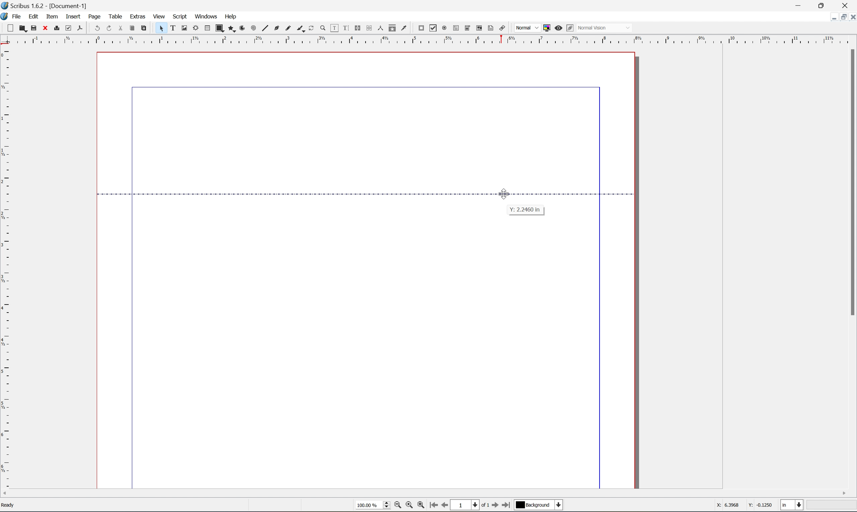  I want to click on new, so click(10, 29).